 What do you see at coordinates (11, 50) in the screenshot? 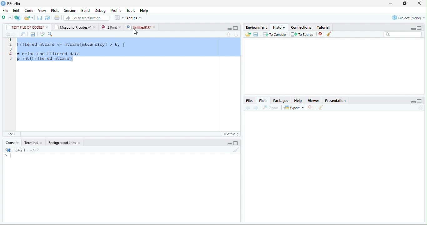
I see `line numbering` at bounding box center [11, 50].